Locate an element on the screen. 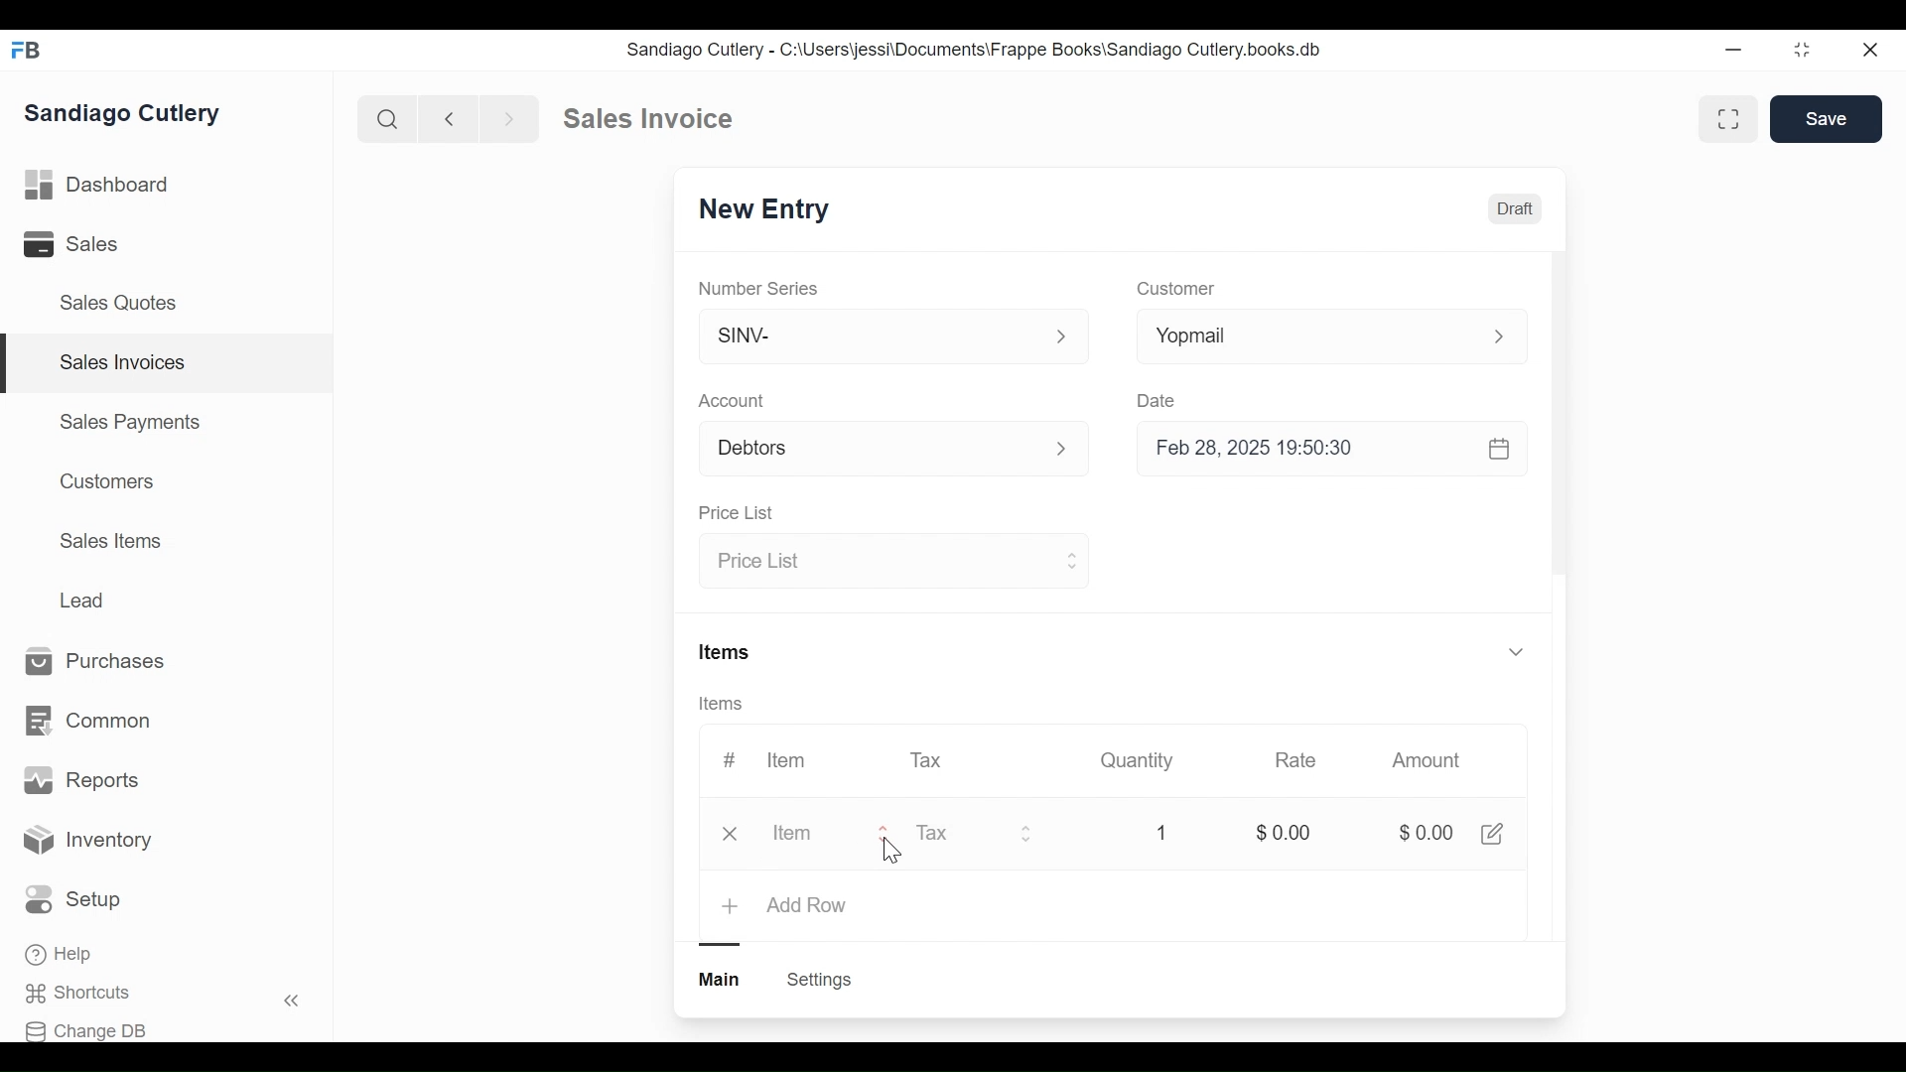 The height and width of the screenshot is (1072, 1906). forward is located at coordinates (510, 117).